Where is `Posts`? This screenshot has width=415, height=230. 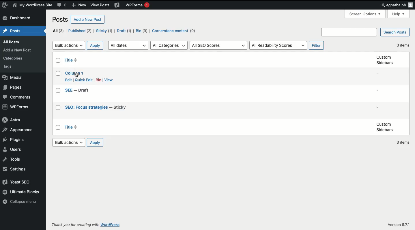 Posts is located at coordinates (60, 19).